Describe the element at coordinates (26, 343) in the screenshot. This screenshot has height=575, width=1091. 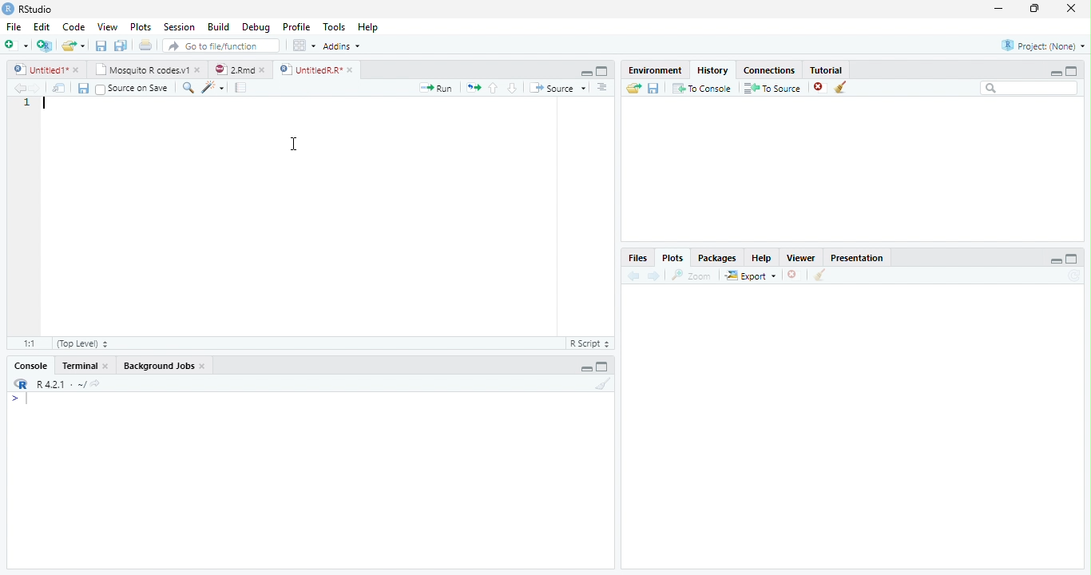
I see `1:1` at that location.